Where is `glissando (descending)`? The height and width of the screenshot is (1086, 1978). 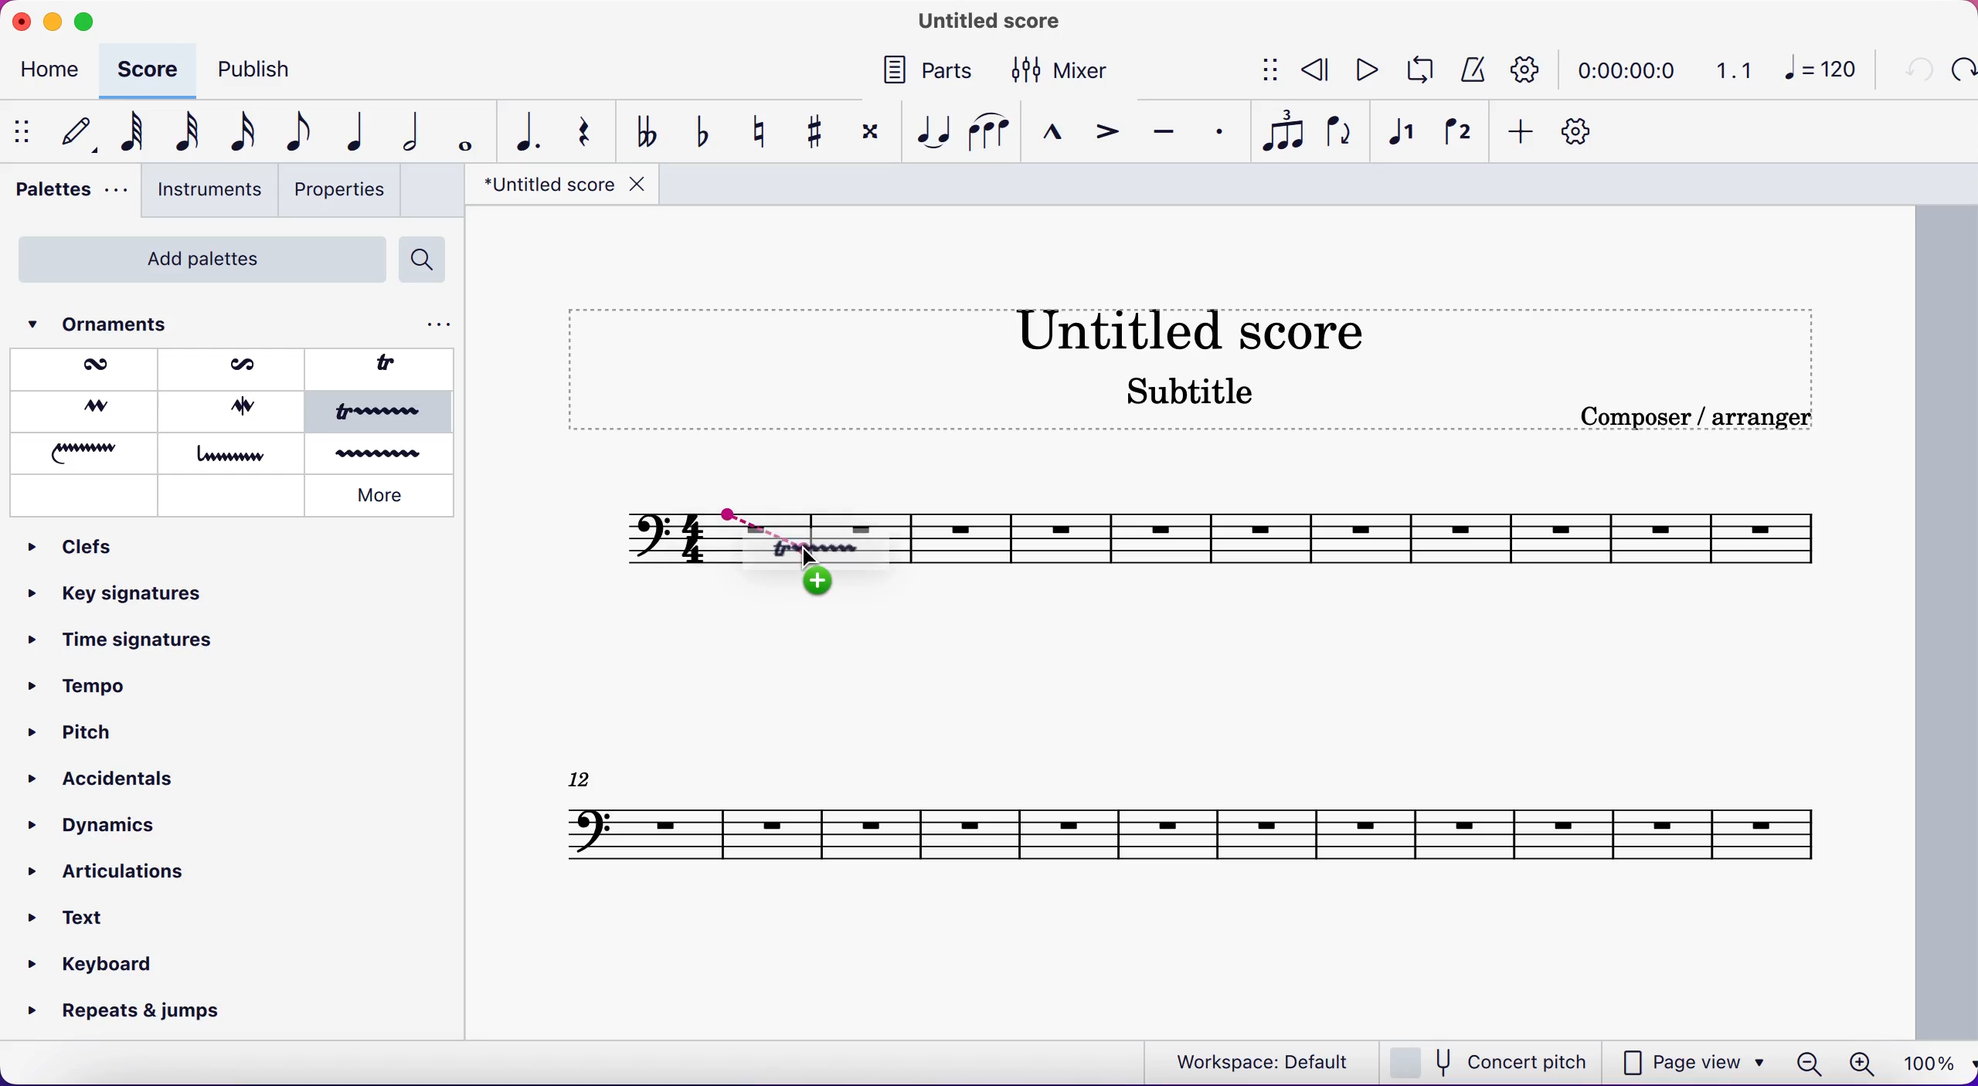
glissando (descending) is located at coordinates (234, 453).